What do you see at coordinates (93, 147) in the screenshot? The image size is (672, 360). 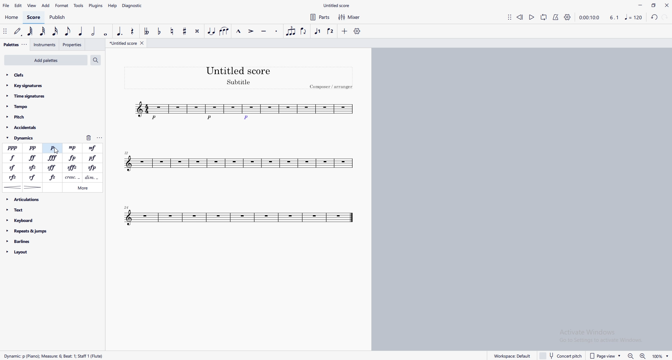 I see `mezzoforte` at bounding box center [93, 147].